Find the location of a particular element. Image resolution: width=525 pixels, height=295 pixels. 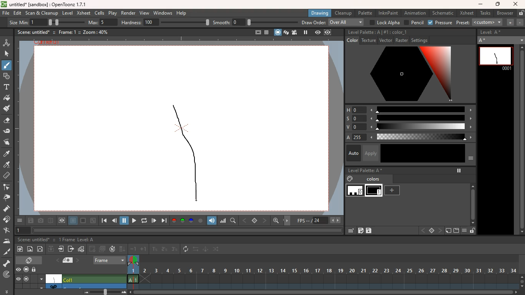

scan & cleanup is located at coordinates (42, 13).